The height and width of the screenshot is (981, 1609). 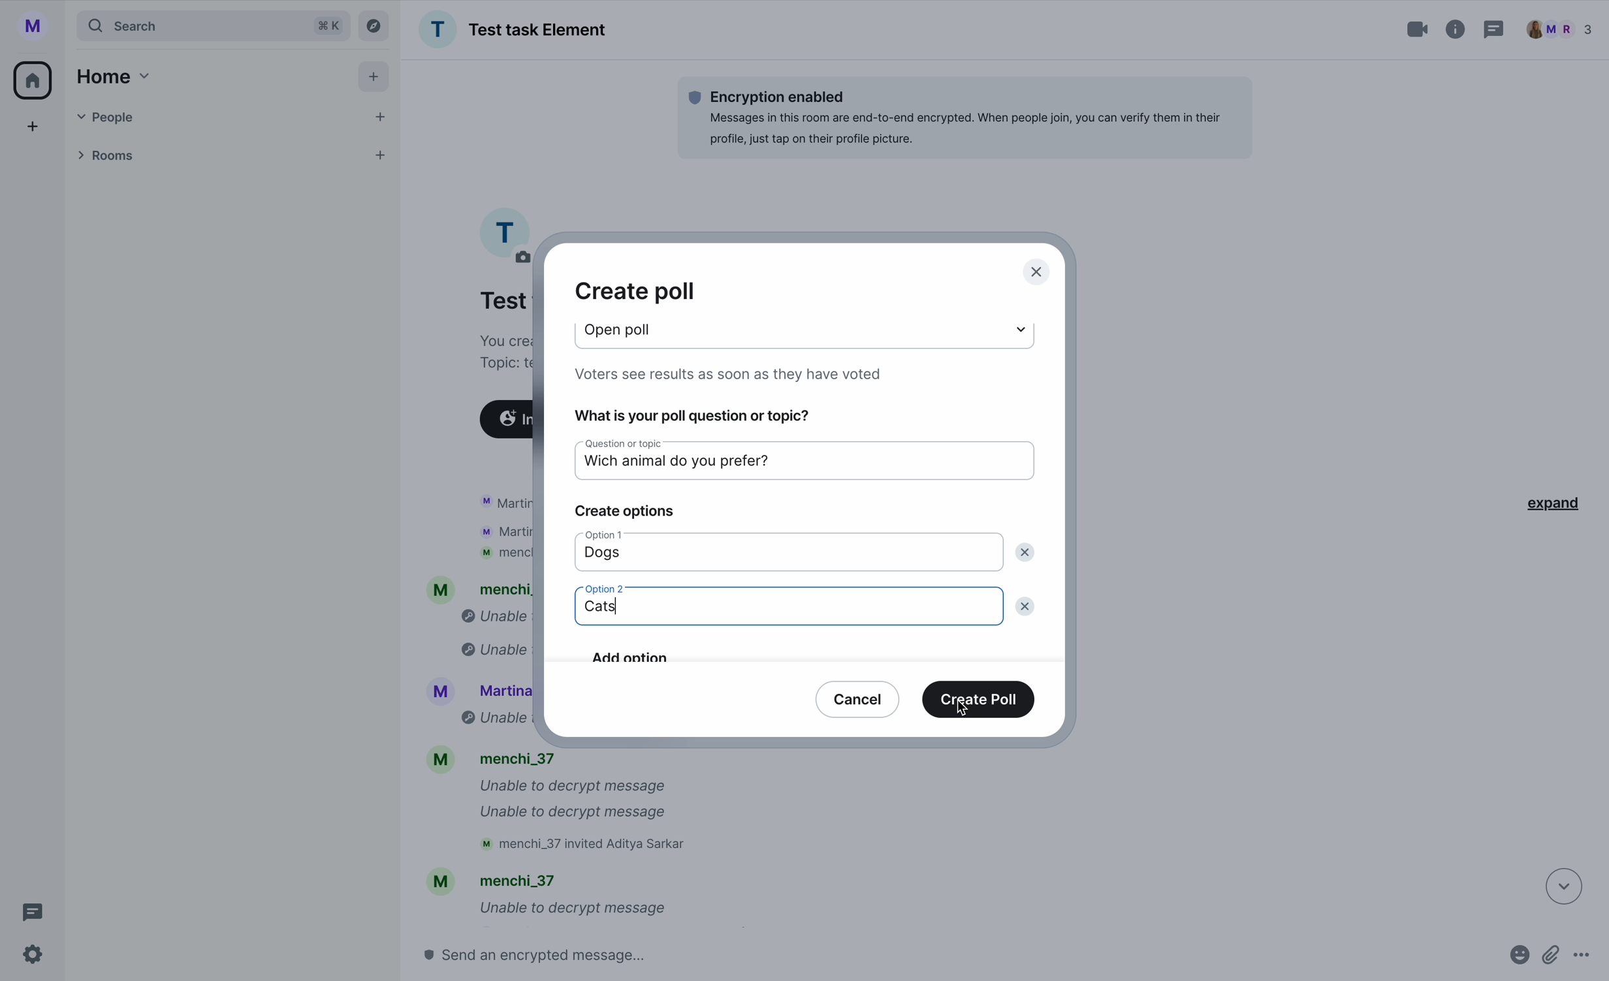 What do you see at coordinates (626, 329) in the screenshot?
I see `poll type` at bounding box center [626, 329].